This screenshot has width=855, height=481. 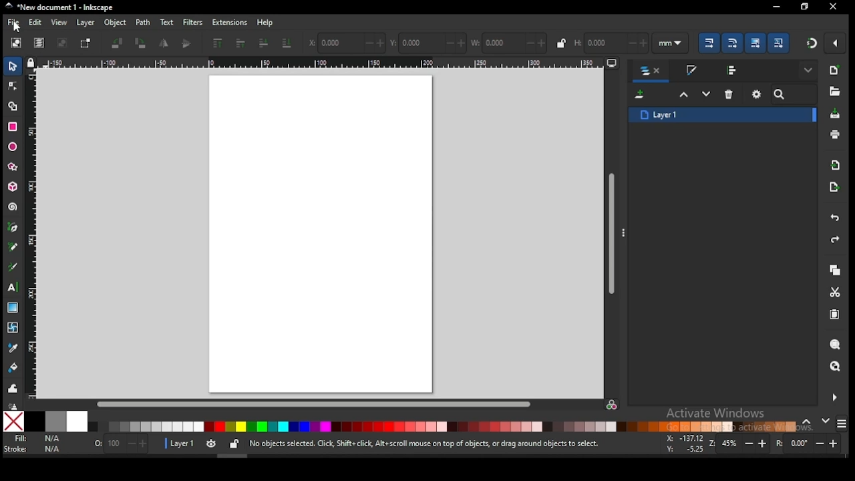 What do you see at coordinates (13, 24) in the screenshot?
I see `file` at bounding box center [13, 24].